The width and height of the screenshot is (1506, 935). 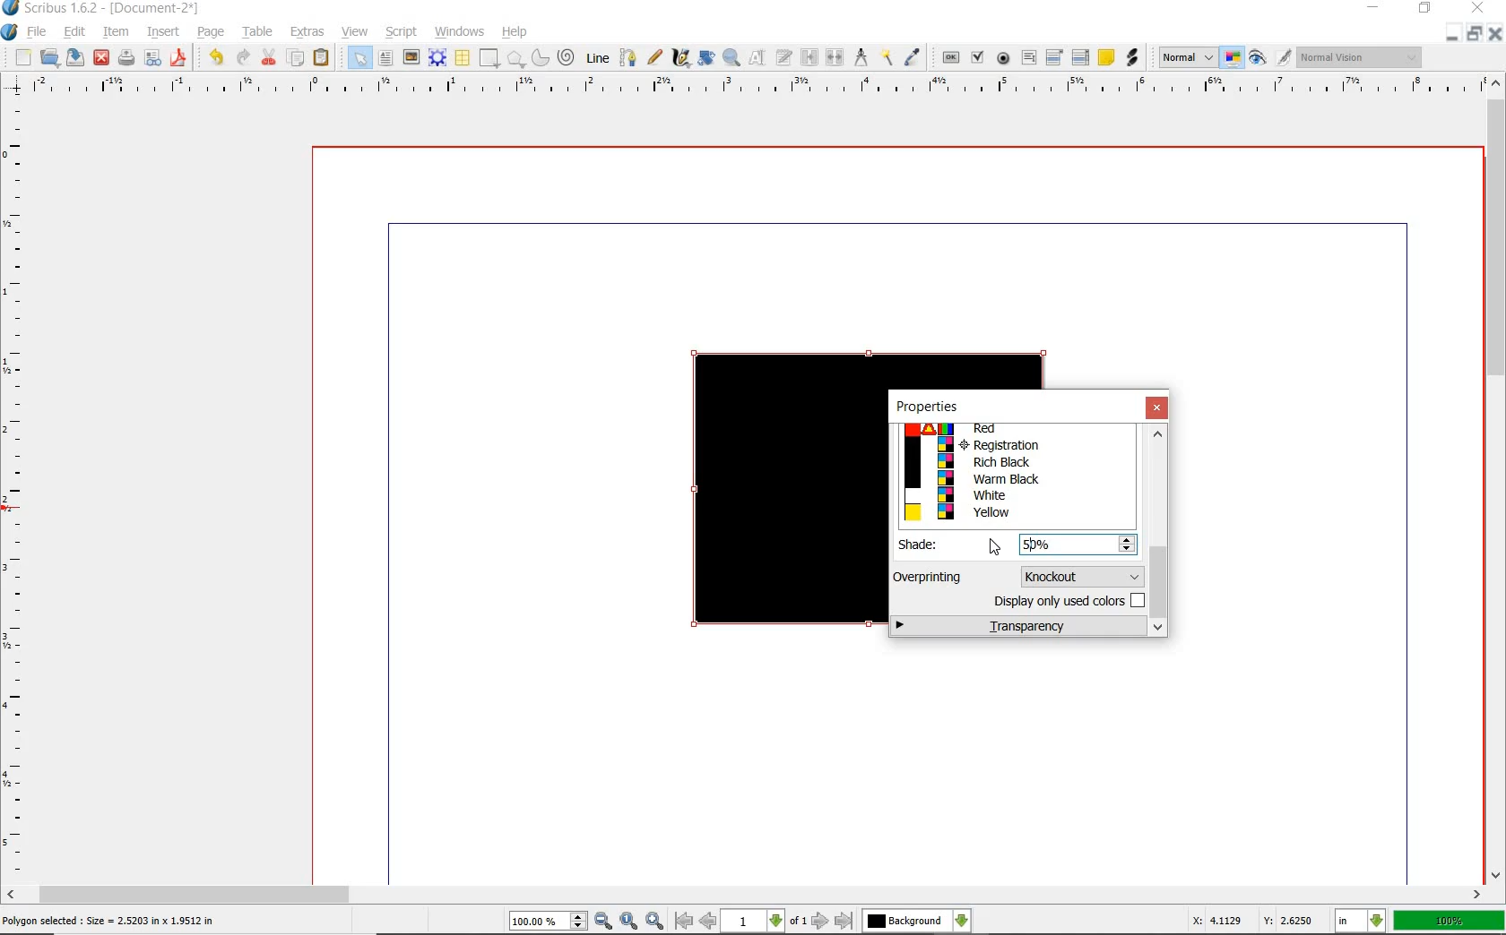 I want to click on help, so click(x=516, y=33).